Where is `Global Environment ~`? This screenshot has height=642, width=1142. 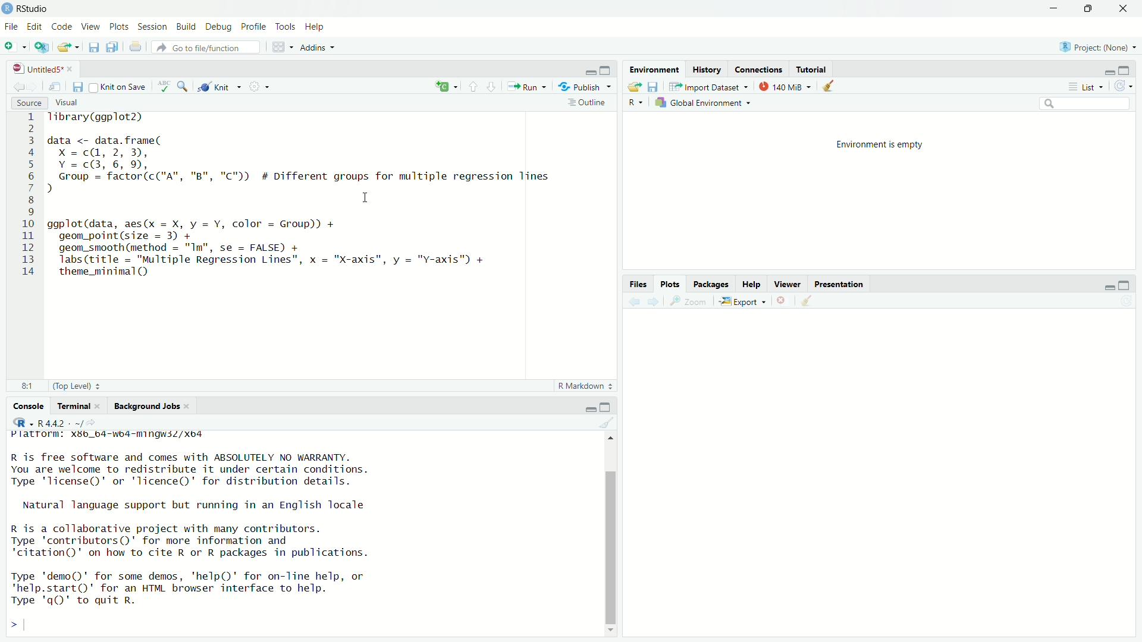
Global Environment ~ is located at coordinates (704, 102).